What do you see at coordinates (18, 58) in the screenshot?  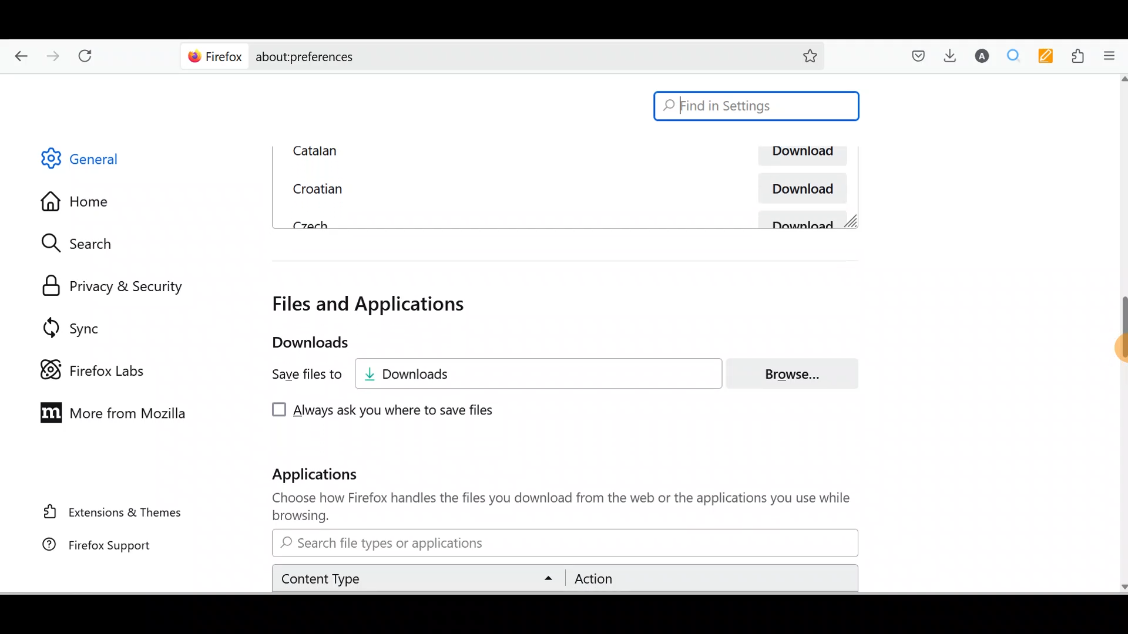 I see `Go back one page` at bounding box center [18, 58].